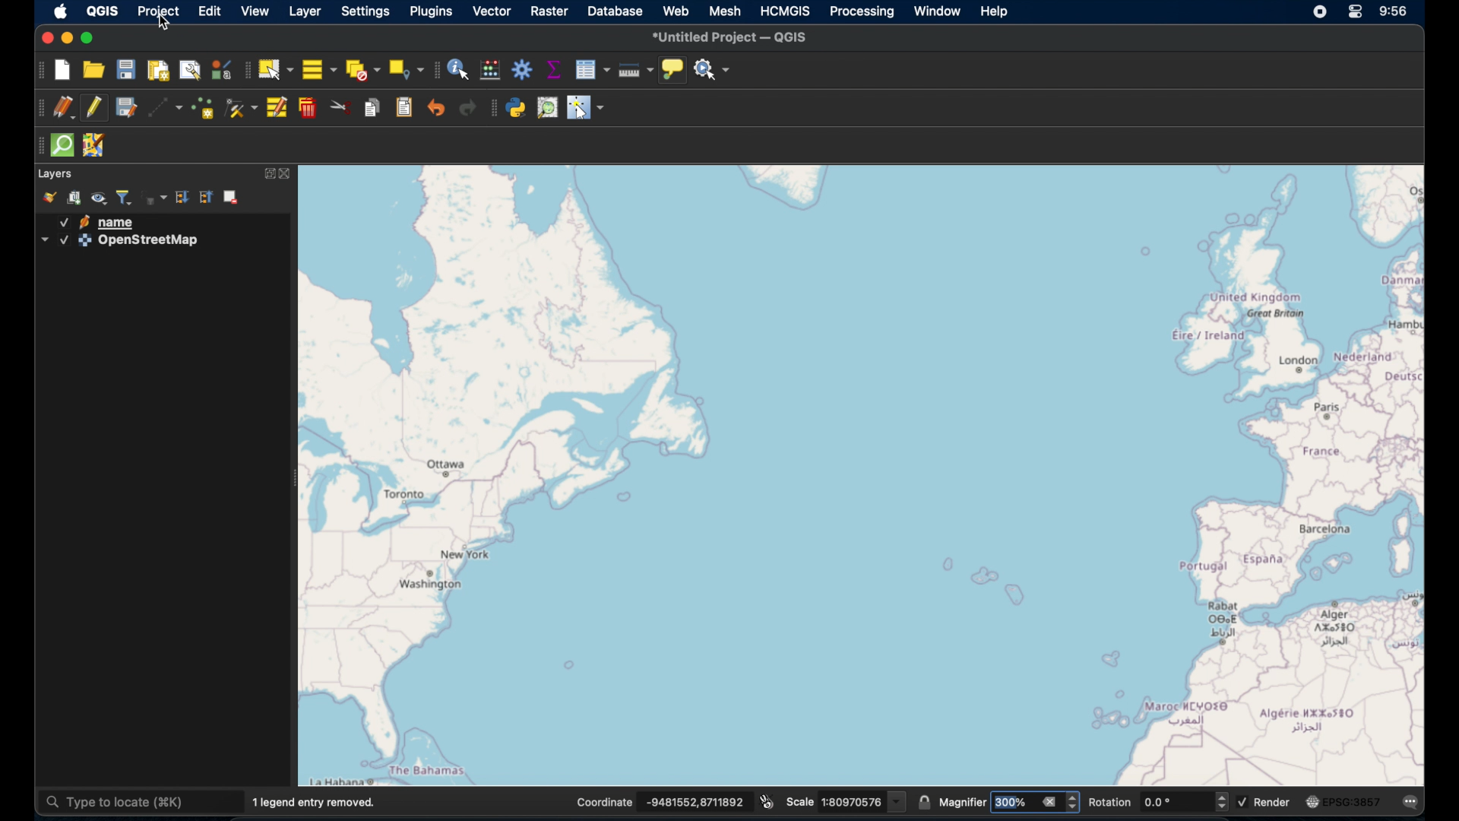 This screenshot has width=1459, height=821. I want to click on scale, so click(847, 800).